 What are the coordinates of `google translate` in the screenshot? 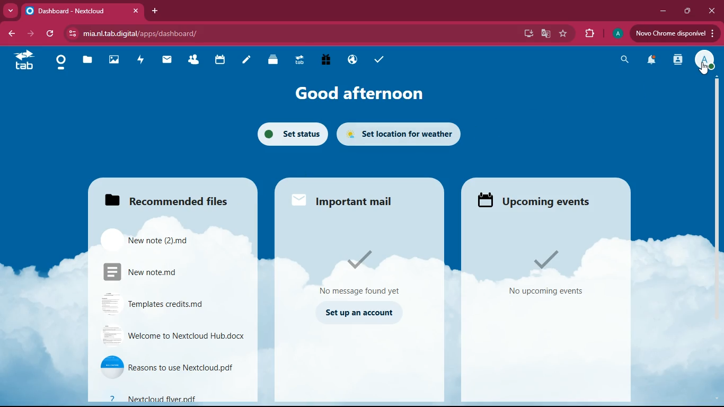 It's located at (544, 34).